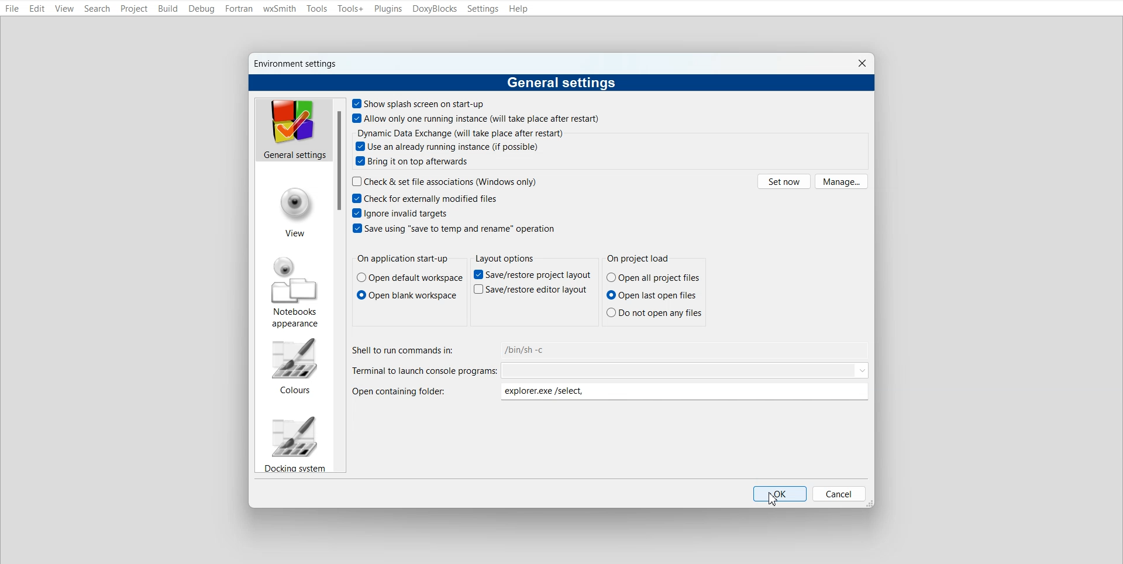 The image size is (1123, 564). What do you see at coordinates (295, 214) in the screenshot?
I see `View` at bounding box center [295, 214].